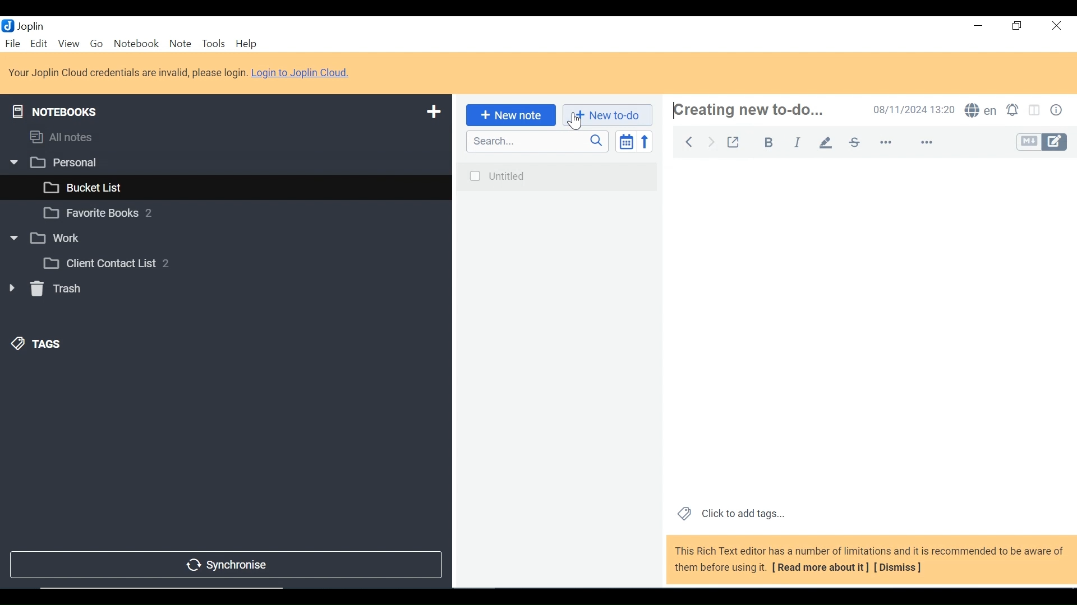  I want to click on Toggle External editing, so click(736, 142).